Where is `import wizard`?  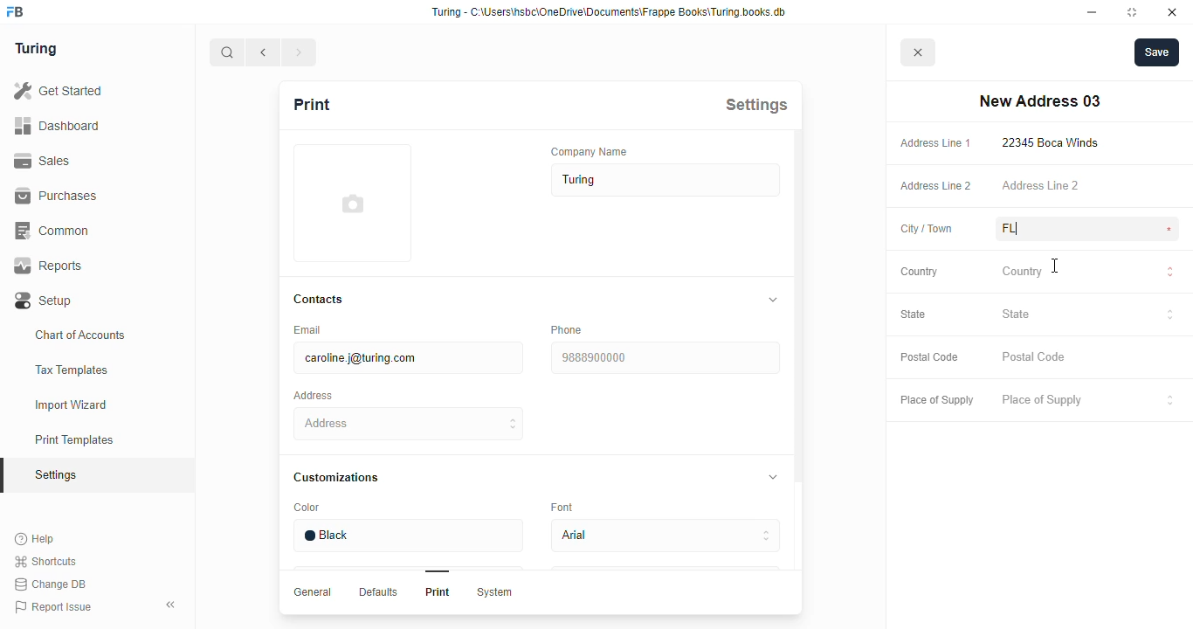 import wizard is located at coordinates (72, 405).